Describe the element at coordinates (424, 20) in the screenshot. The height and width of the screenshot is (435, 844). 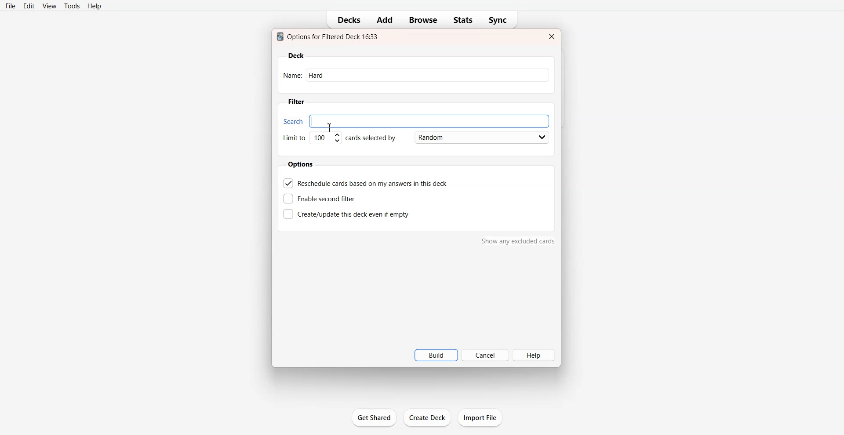
I see `Browse` at that location.